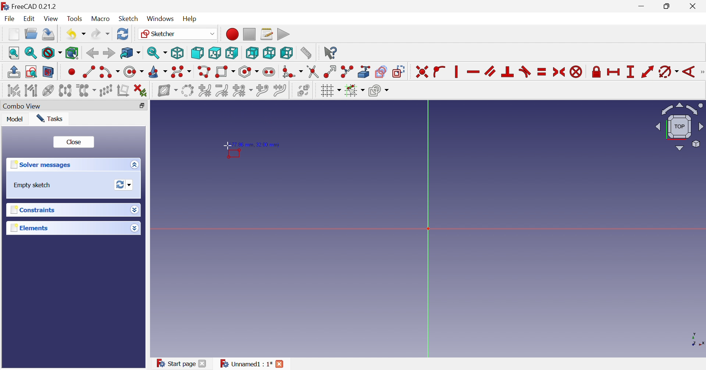 This screenshot has width=706, height=370. What do you see at coordinates (526, 71) in the screenshot?
I see `Constrain tangent` at bounding box center [526, 71].